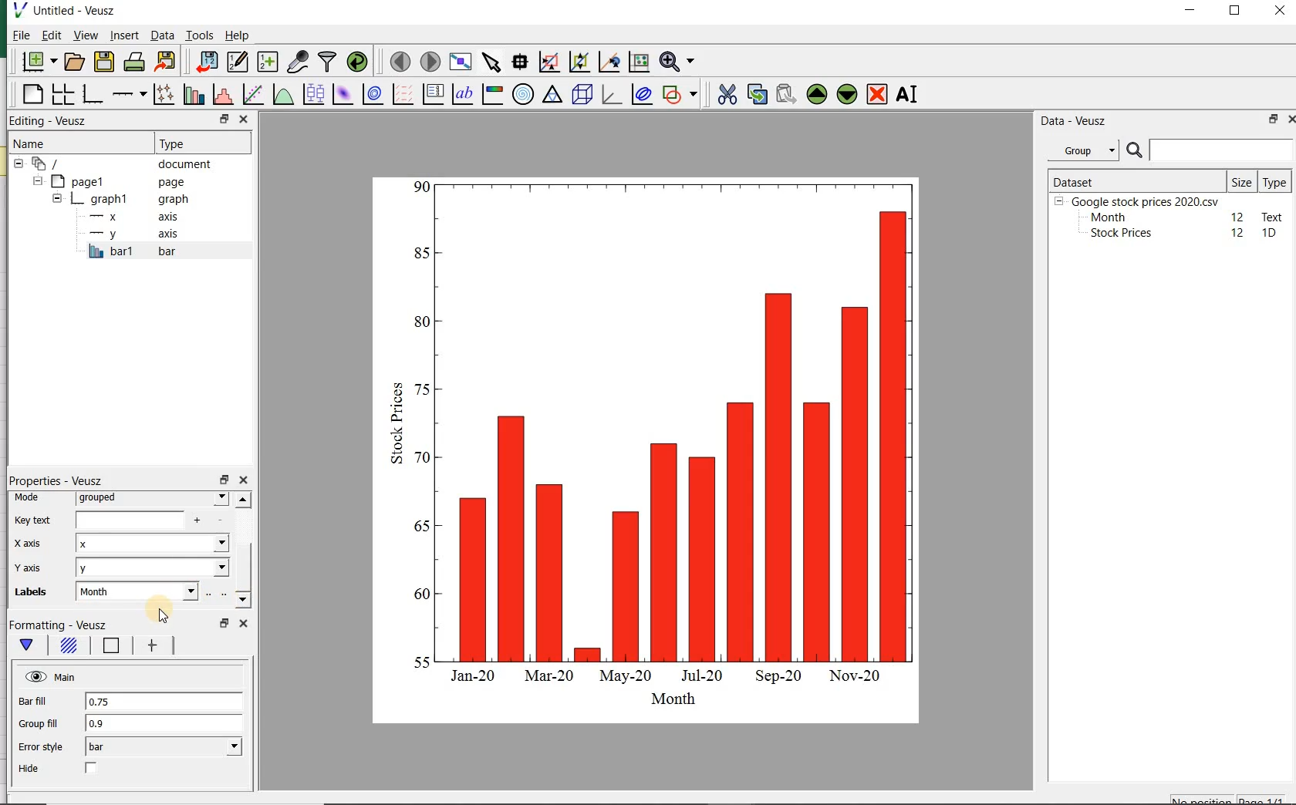  Describe the element at coordinates (243, 119) in the screenshot. I see `close` at that location.